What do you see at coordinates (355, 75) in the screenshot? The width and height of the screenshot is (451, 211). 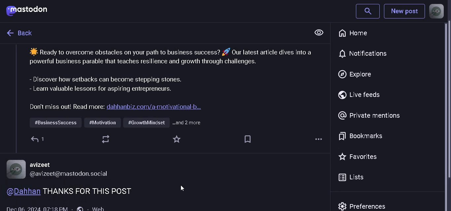 I see `explore` at bounding box center [355, 75].